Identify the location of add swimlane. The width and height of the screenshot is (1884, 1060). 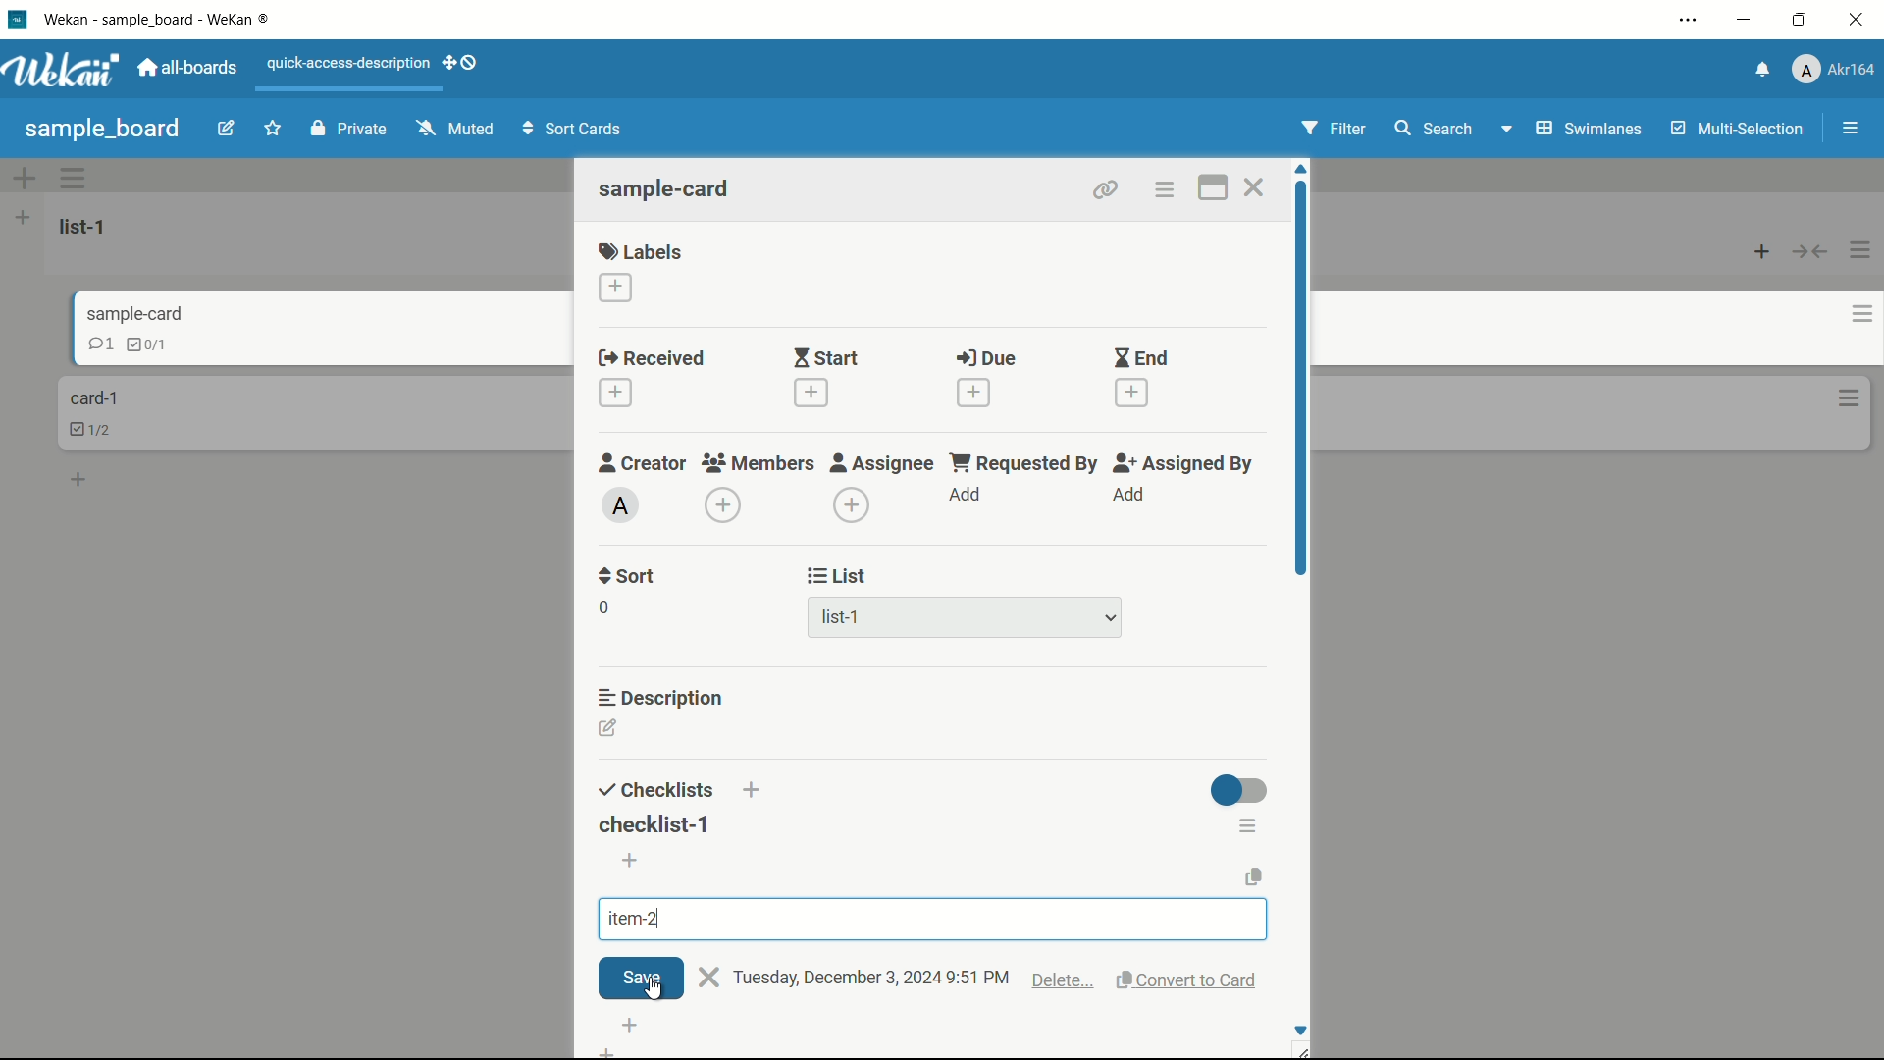
(25, 177).